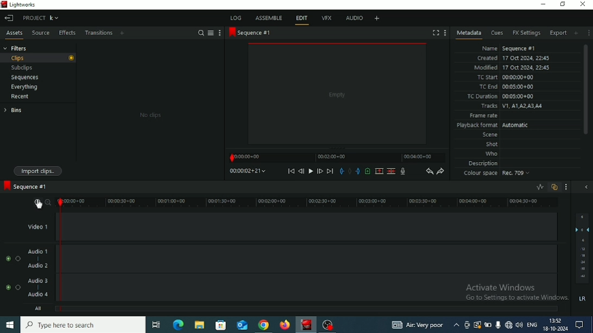  What do you see at coordinates (515, 290) in the screenshot?
I see `Activate Windows Go to settings to activate windows` at bounding box center [515, 290].